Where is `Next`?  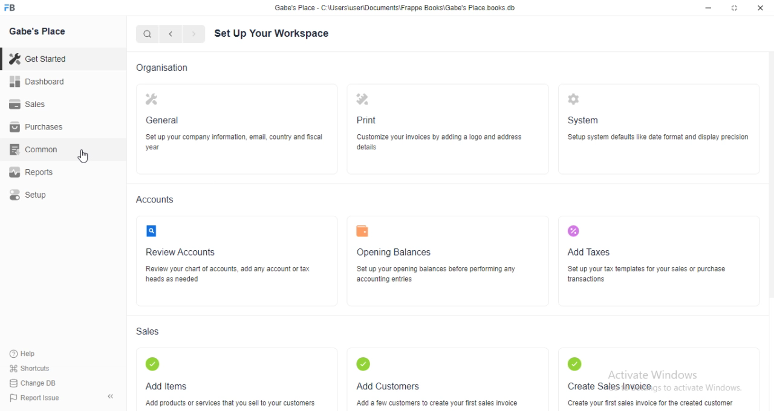 Next is located at coordinates (195, 33).